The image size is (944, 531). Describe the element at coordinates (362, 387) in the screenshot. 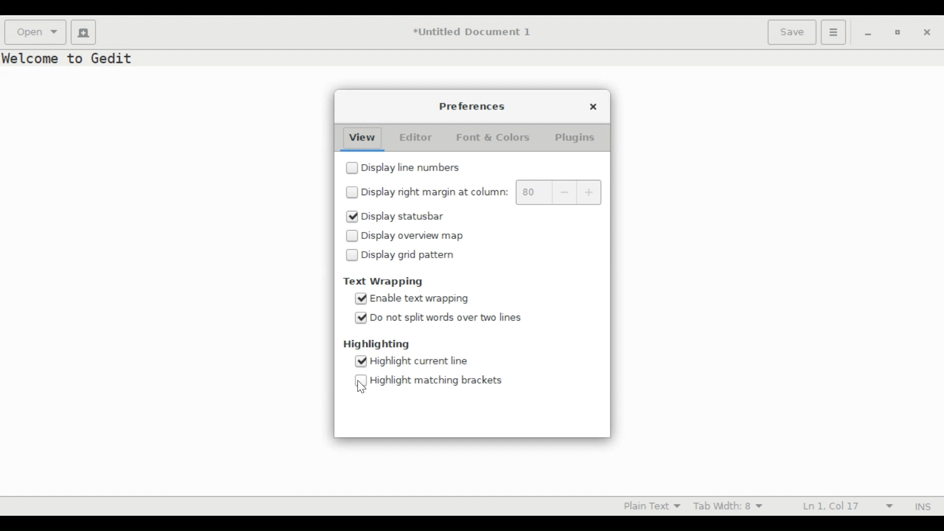

I see `cursor` at that location.